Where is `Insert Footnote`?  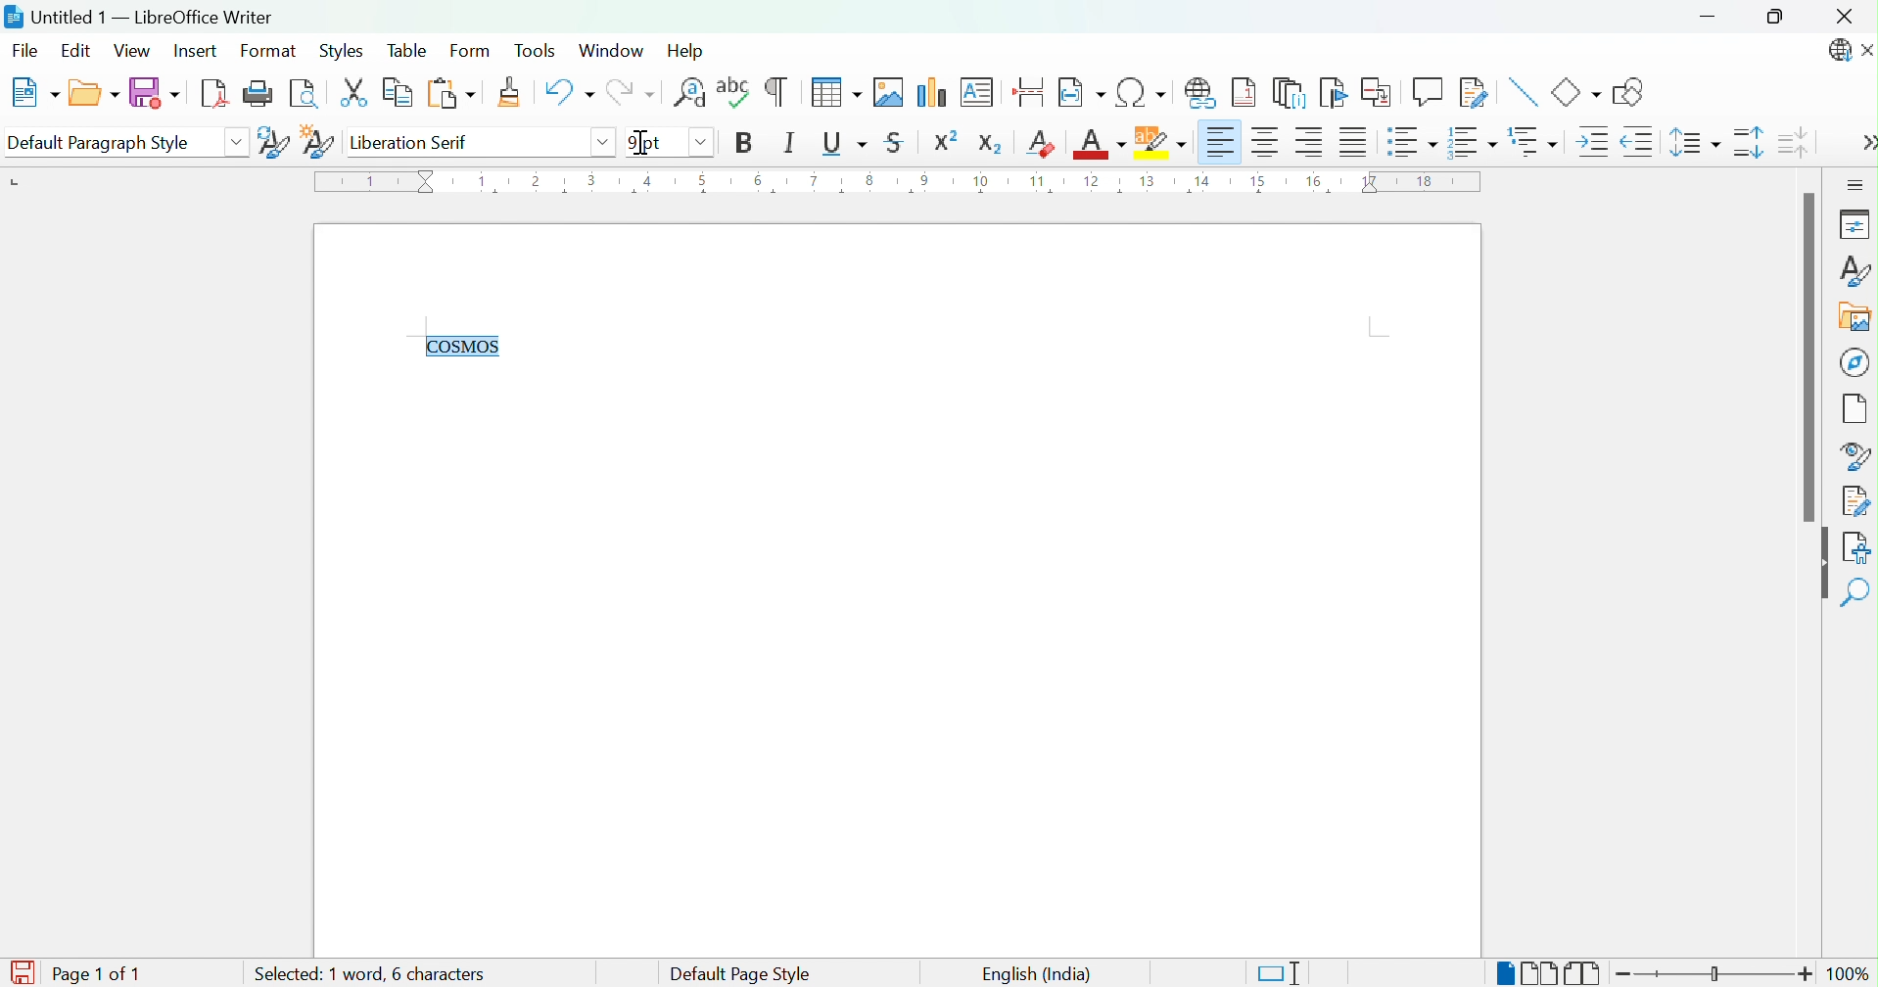 Insert Footnote is located at coordinates (1244, 93).